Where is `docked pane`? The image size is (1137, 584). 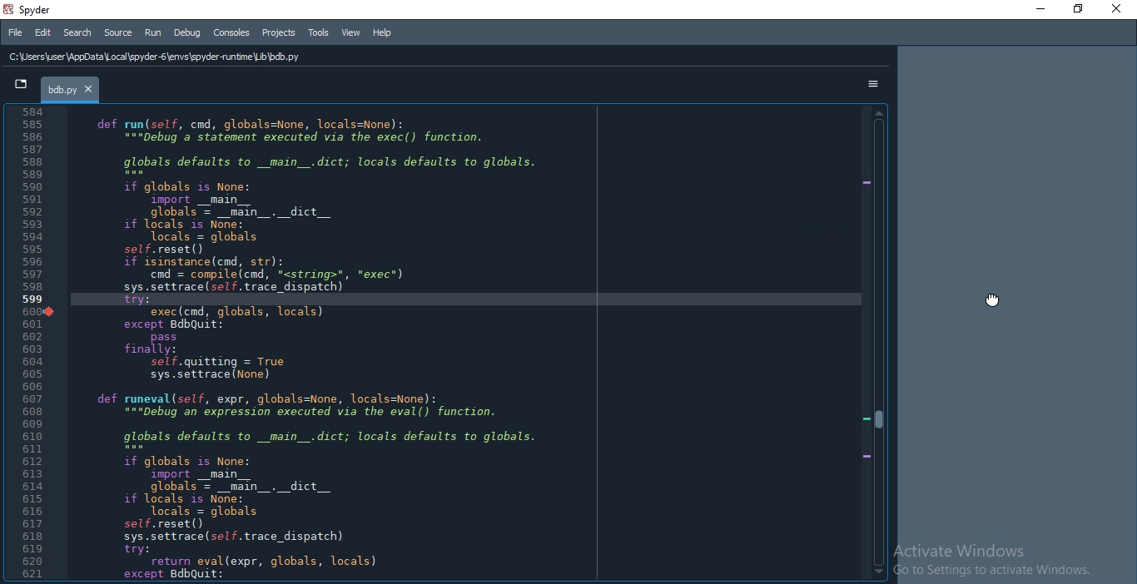
docked pane is located at coordinates (1014, 315).